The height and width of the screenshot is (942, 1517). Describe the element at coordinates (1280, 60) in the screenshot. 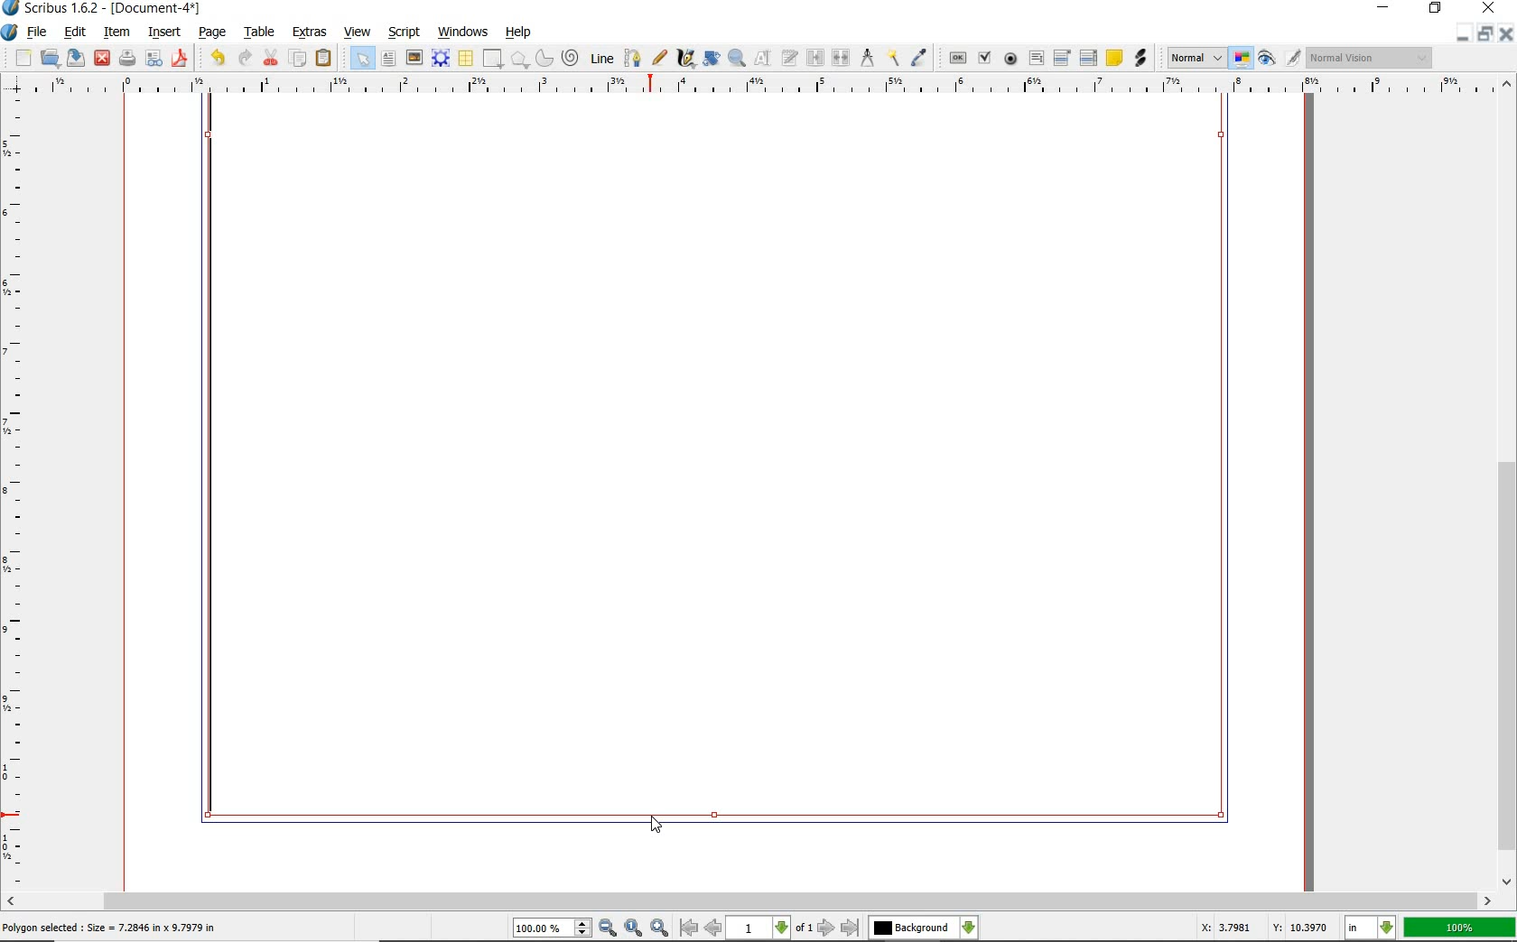

I see `preview mode` at that location.